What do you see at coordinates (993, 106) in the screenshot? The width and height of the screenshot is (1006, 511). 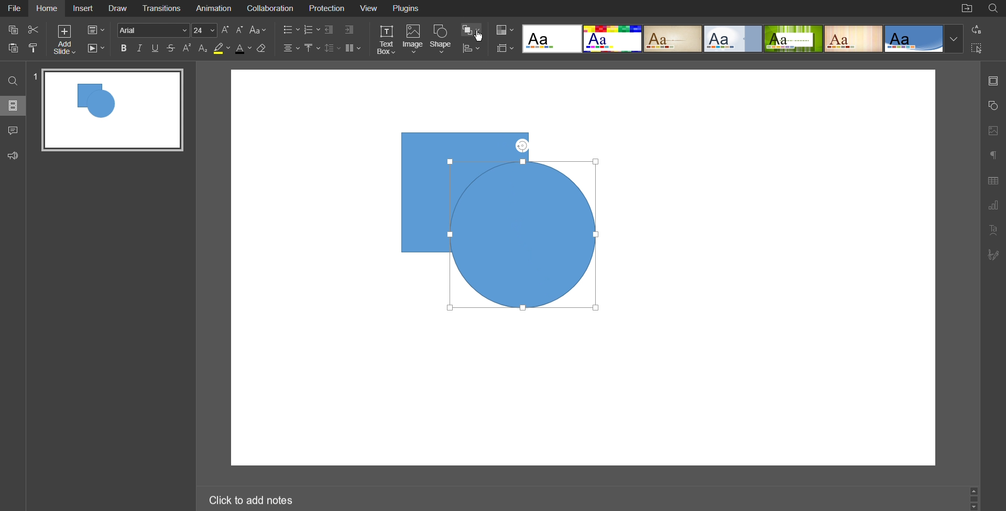 I see `Shape Settings` at bounding box center [993, 106].